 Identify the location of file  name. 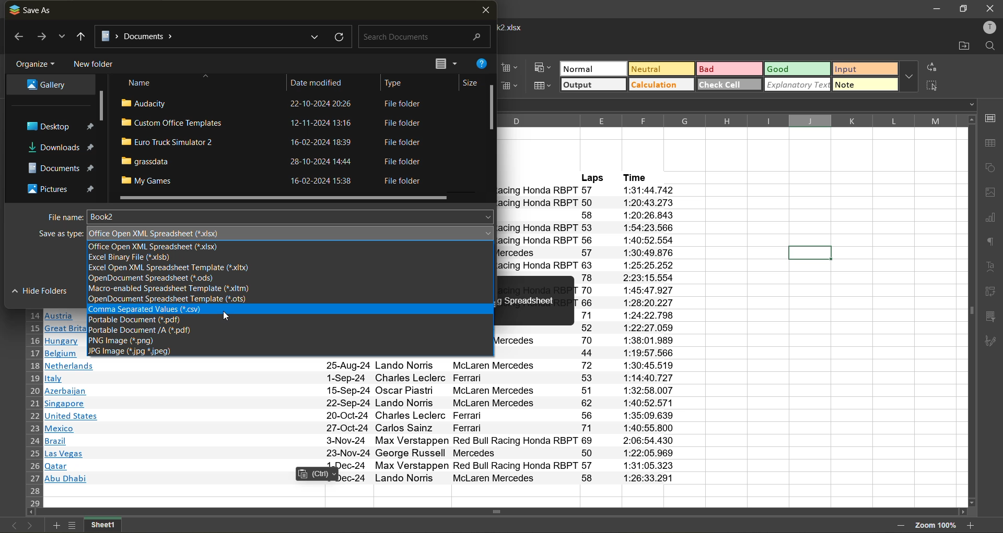
(59, 216).